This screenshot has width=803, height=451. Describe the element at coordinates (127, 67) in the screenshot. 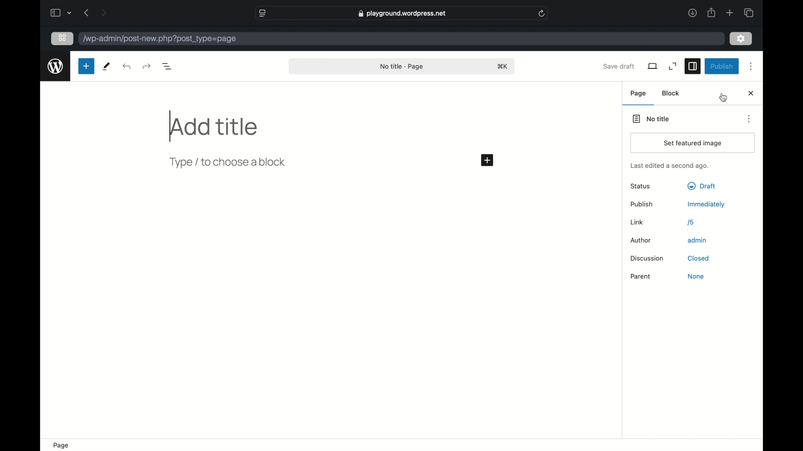

I see `redo` at that location.